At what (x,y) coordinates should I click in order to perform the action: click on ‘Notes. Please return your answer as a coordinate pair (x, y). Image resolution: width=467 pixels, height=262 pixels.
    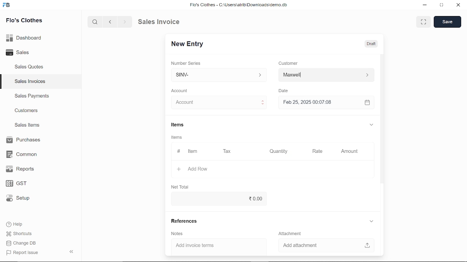
    Looking at the image, I should click on (178, 234).